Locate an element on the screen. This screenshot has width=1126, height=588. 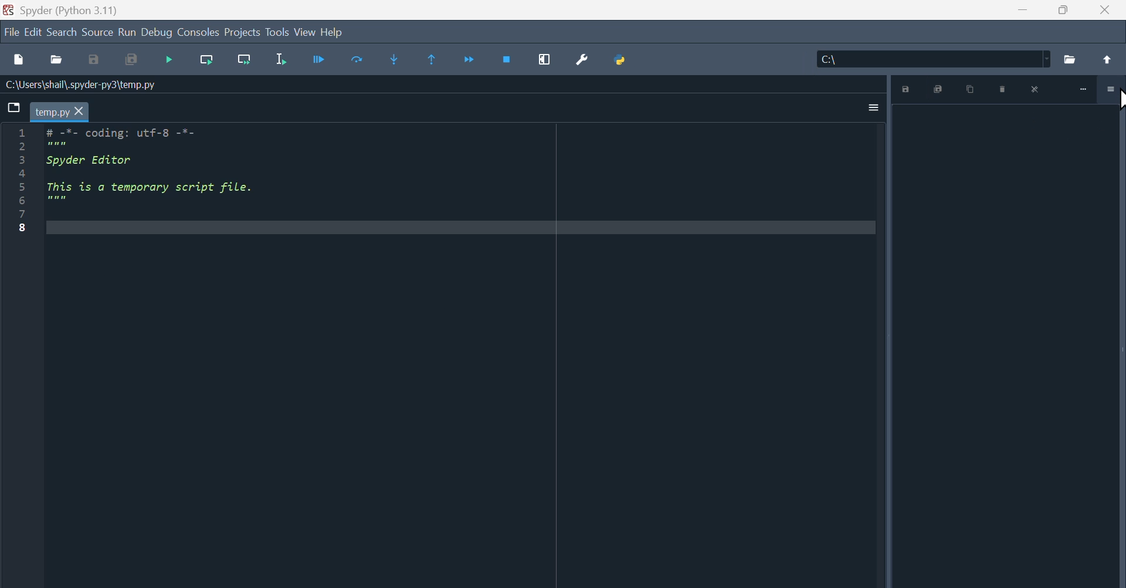
run Current Cell is located at coordinates (317, 58).